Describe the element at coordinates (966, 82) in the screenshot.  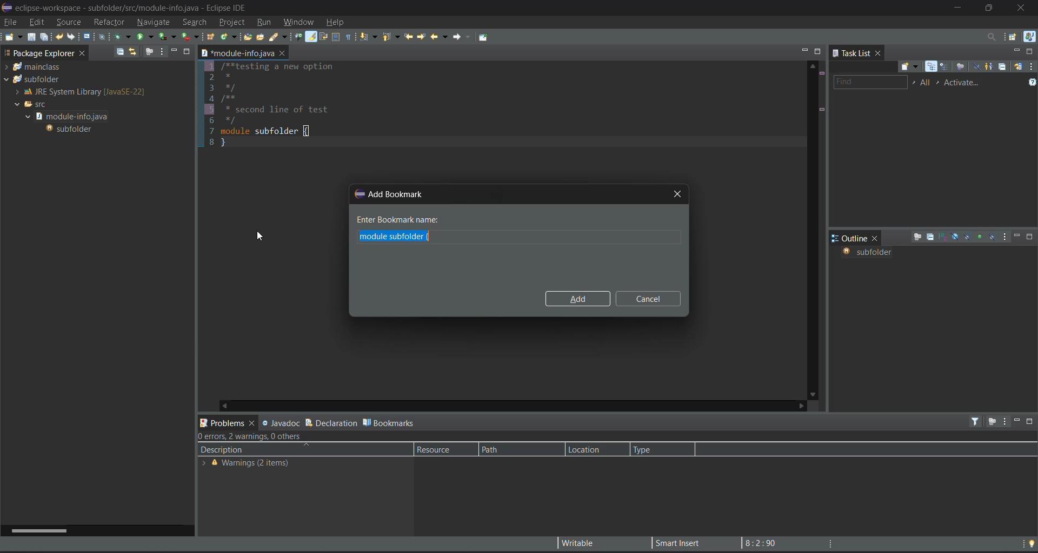
I see `activate` at that location.